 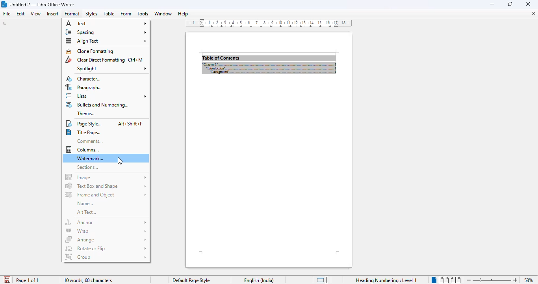 What do you see at coordinates (4, 4) in the screenshot?
I see `logo` at bounding box center [4, 4].